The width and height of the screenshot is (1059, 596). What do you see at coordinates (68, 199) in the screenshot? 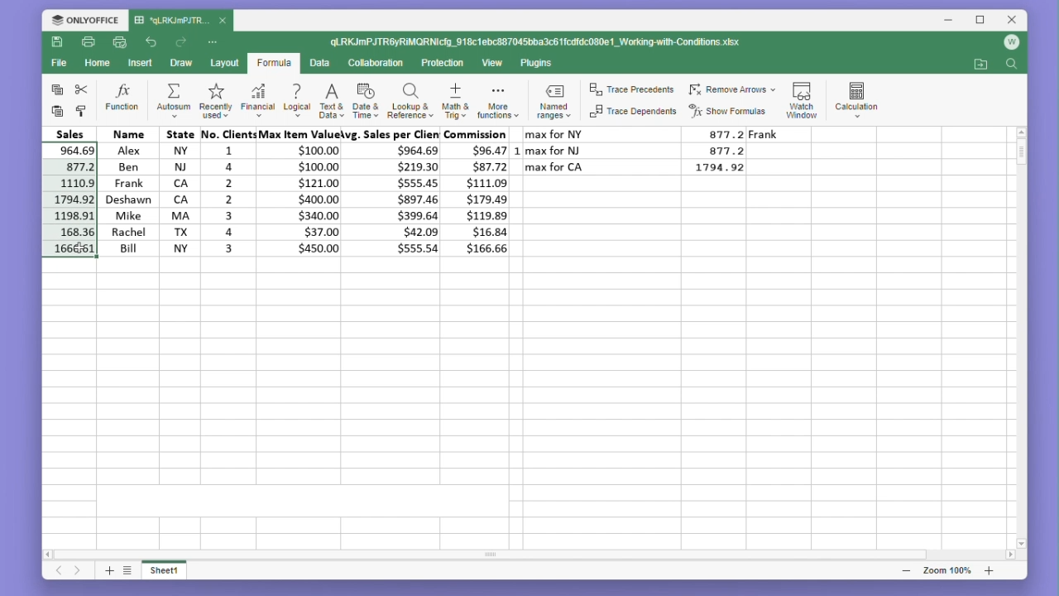
I see `Selected cells` at bounding box center [68, 199].